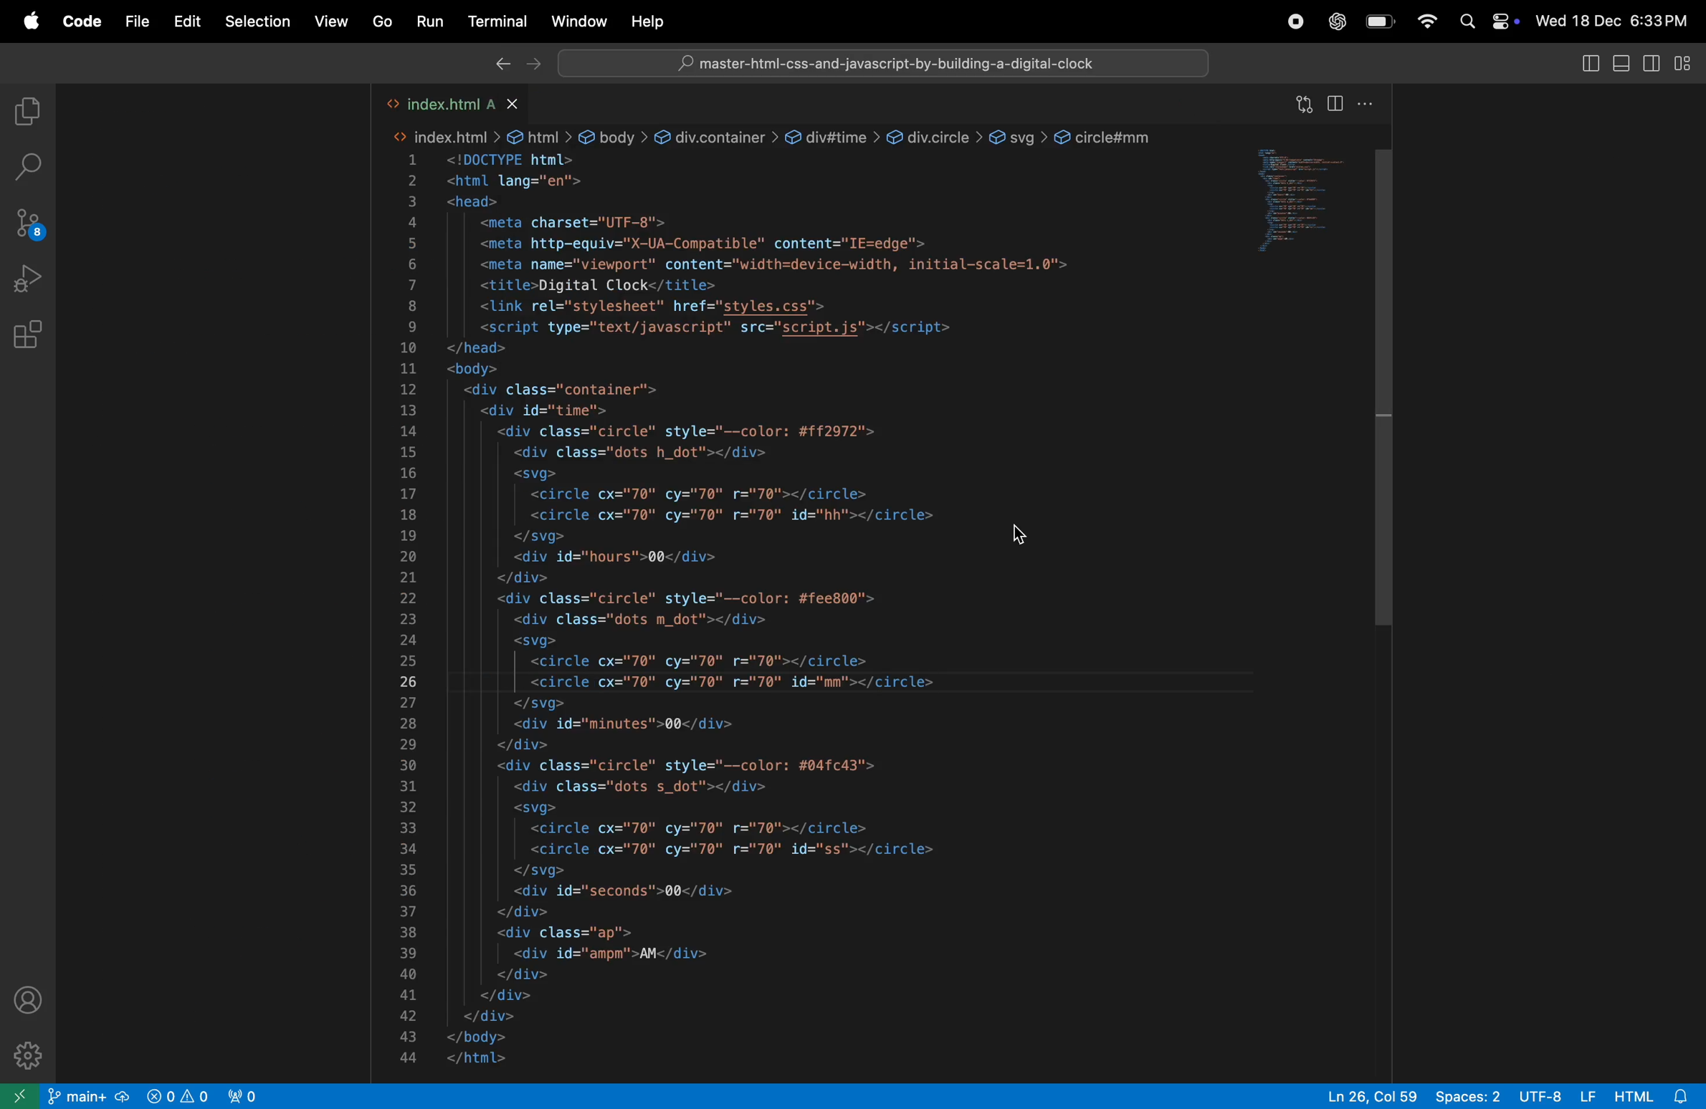  What do you see at coordinates (1334, 22) in the screenshot?
I see `chatgpt` at bounding box center [1334, 22].